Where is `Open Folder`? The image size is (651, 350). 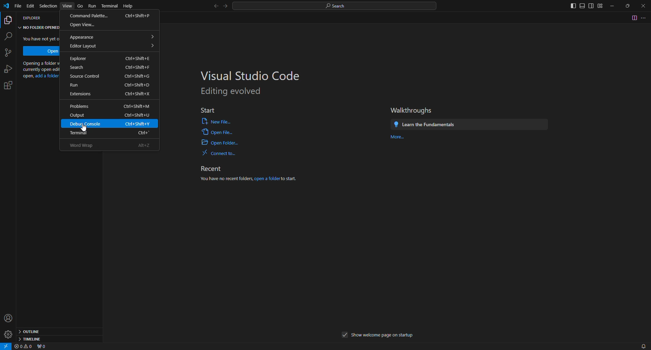
Open Folder is located at coordinates (220, 144).